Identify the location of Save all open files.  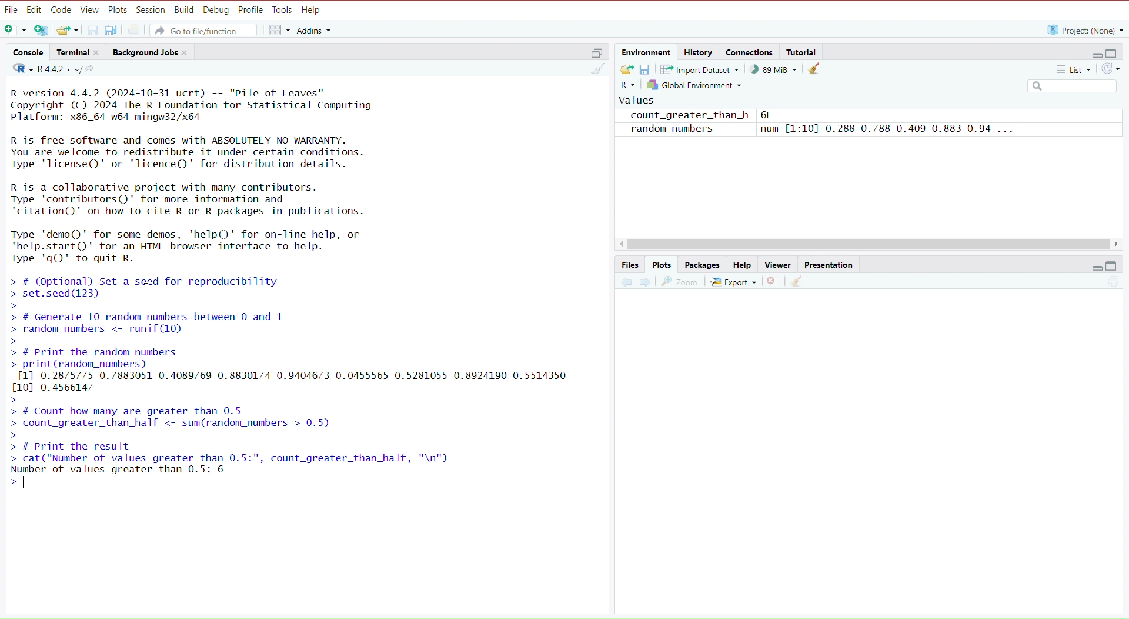
(111, 31).